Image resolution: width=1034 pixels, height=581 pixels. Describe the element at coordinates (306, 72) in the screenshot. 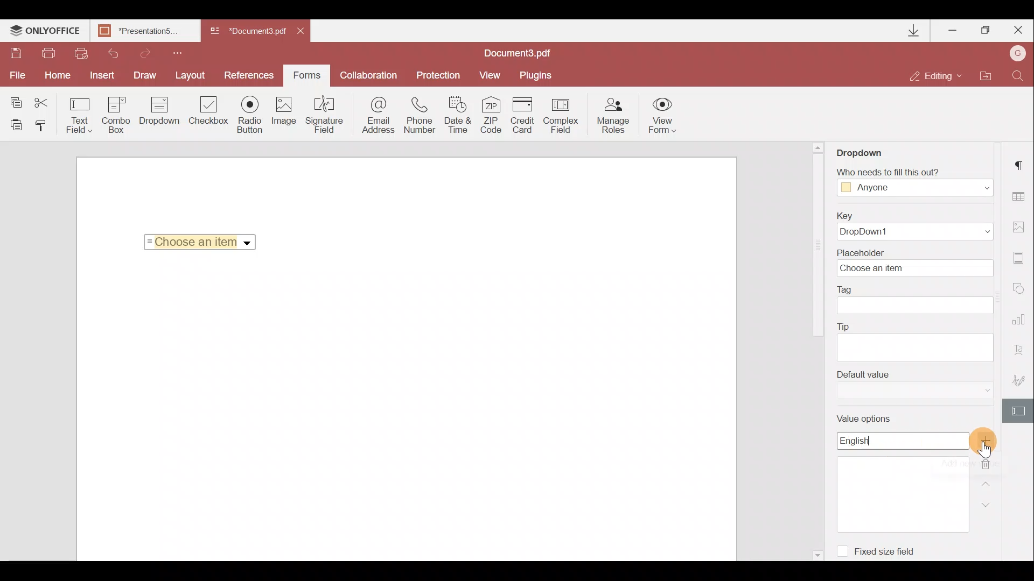

I see `Forms` at that location.